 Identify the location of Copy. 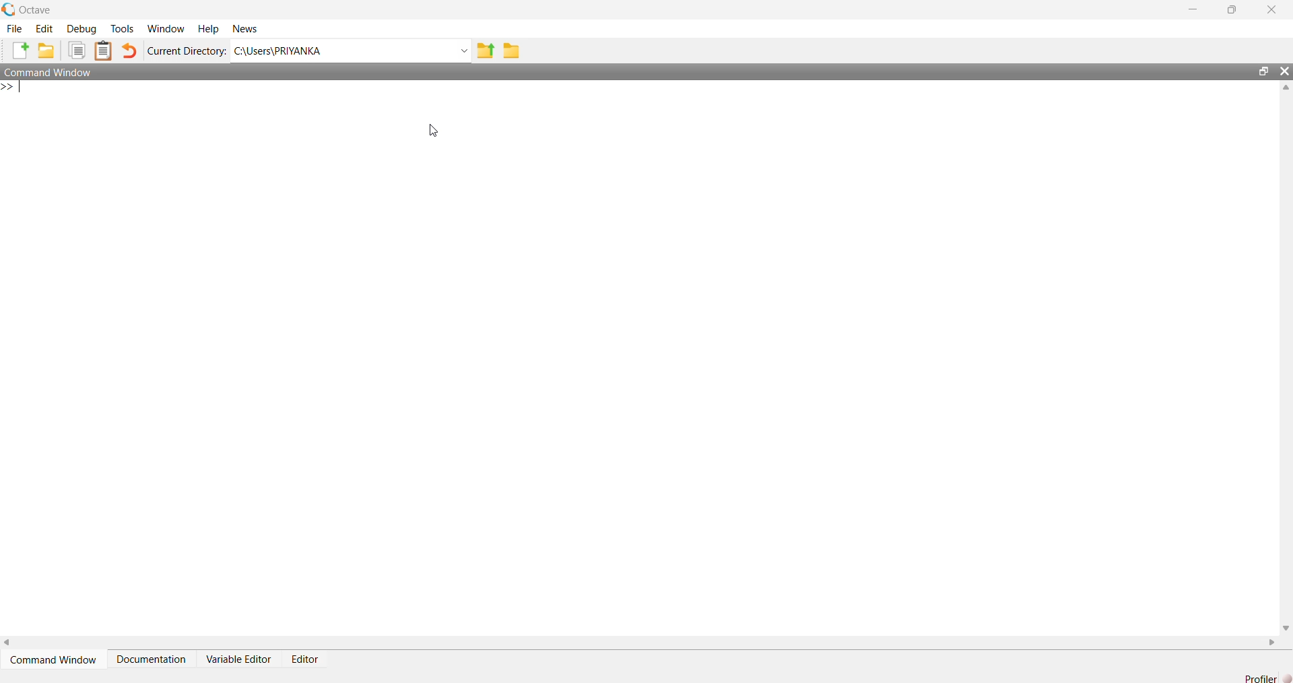
(77, 49).